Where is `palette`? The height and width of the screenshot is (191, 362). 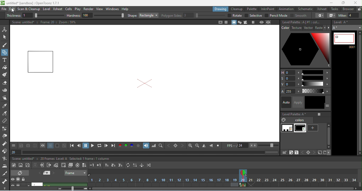
palette is located at coordinates (251, 9).